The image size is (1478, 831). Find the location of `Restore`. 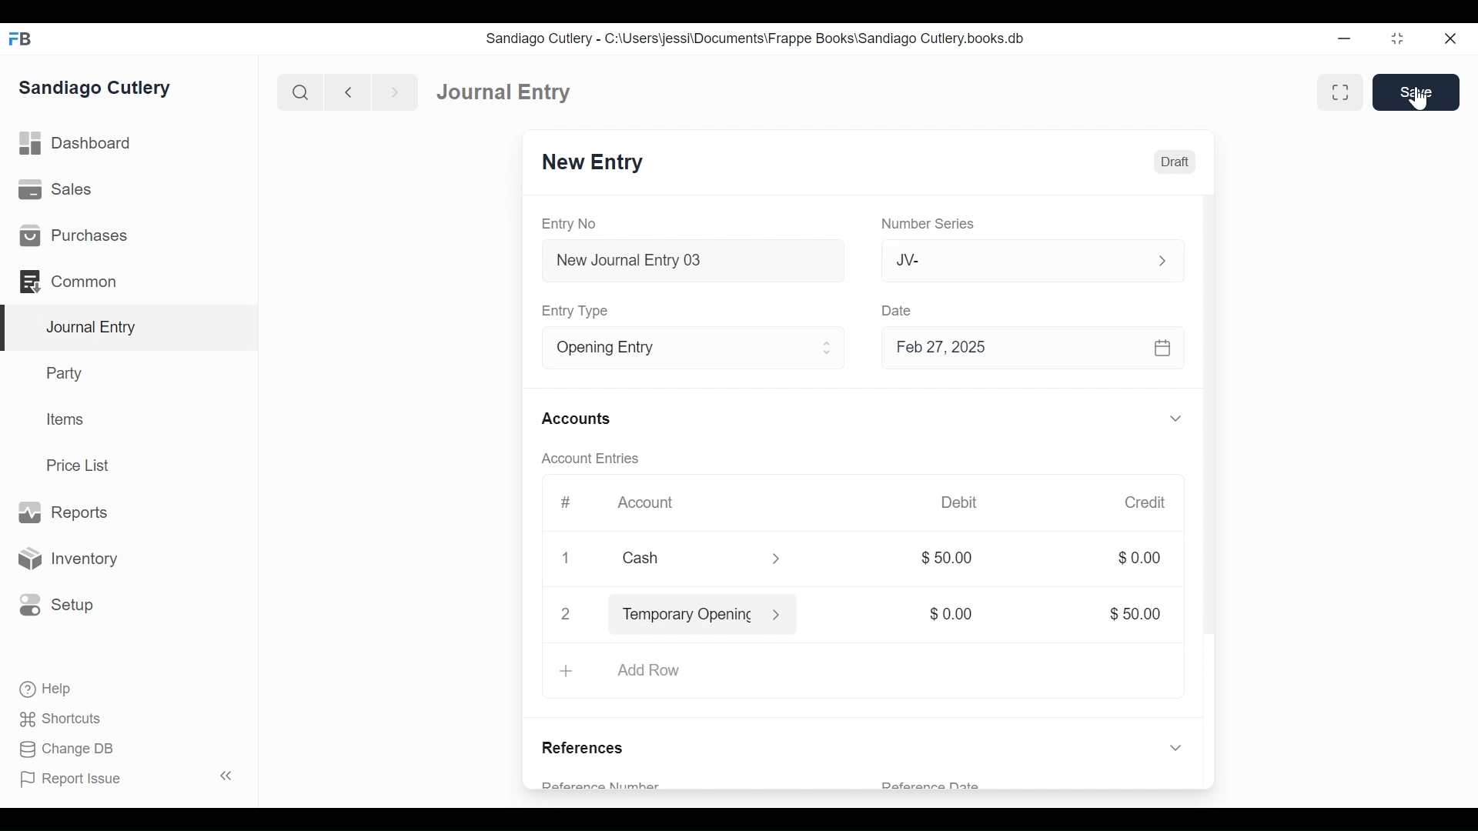

Restore is located at coordinates (1396, 38).